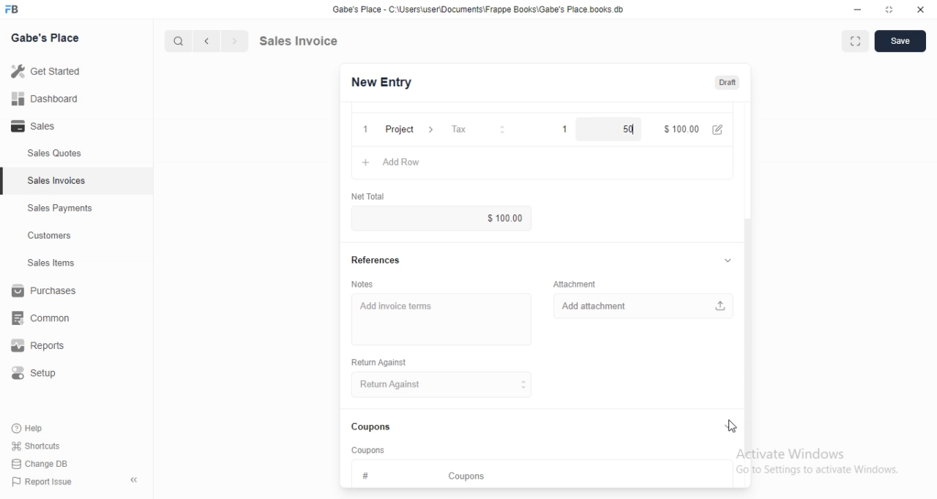 The width and height of the screenshot is (937, 499). I want to click on all Dashboard, so click(51, 103).